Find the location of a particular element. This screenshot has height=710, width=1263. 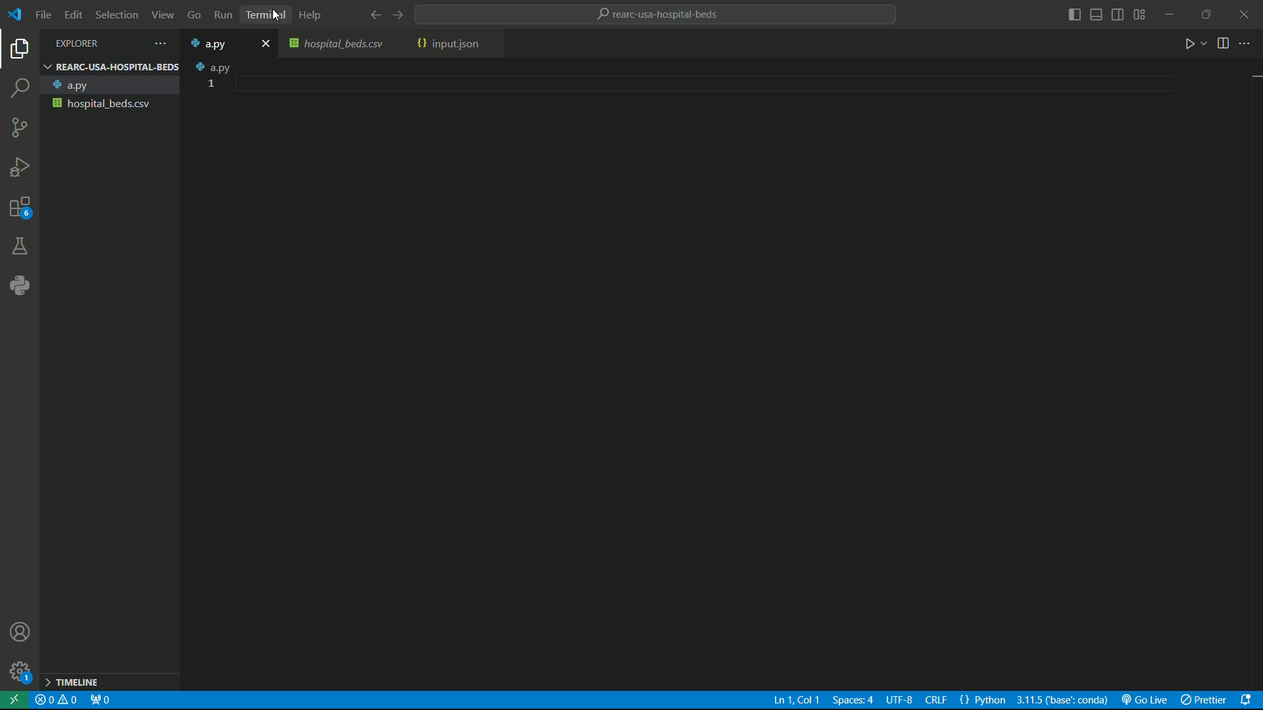

toggle panel is located at coordinates (1097, 14).